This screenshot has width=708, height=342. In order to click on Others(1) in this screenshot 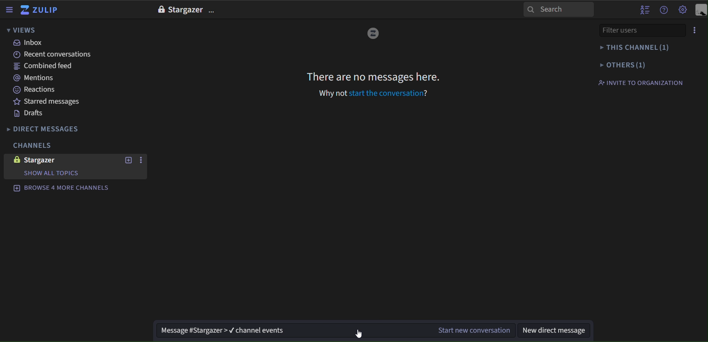, I will do `click(638, 64)`.